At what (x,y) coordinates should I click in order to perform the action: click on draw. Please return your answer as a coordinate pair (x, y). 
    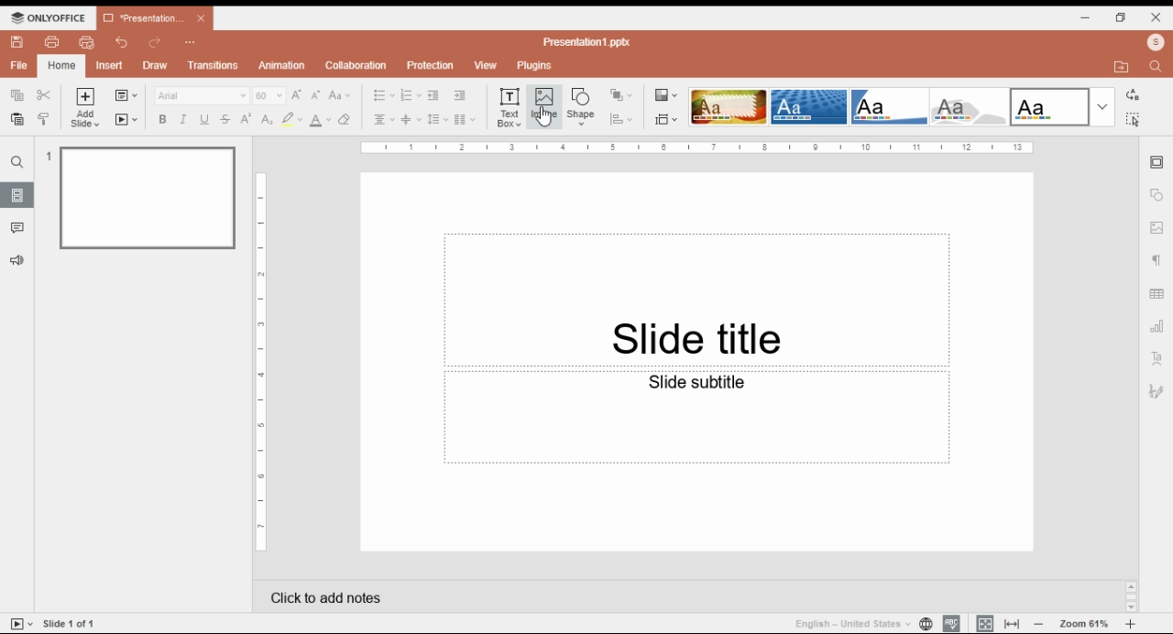
    Looking at the image, I should click on (156, 66).